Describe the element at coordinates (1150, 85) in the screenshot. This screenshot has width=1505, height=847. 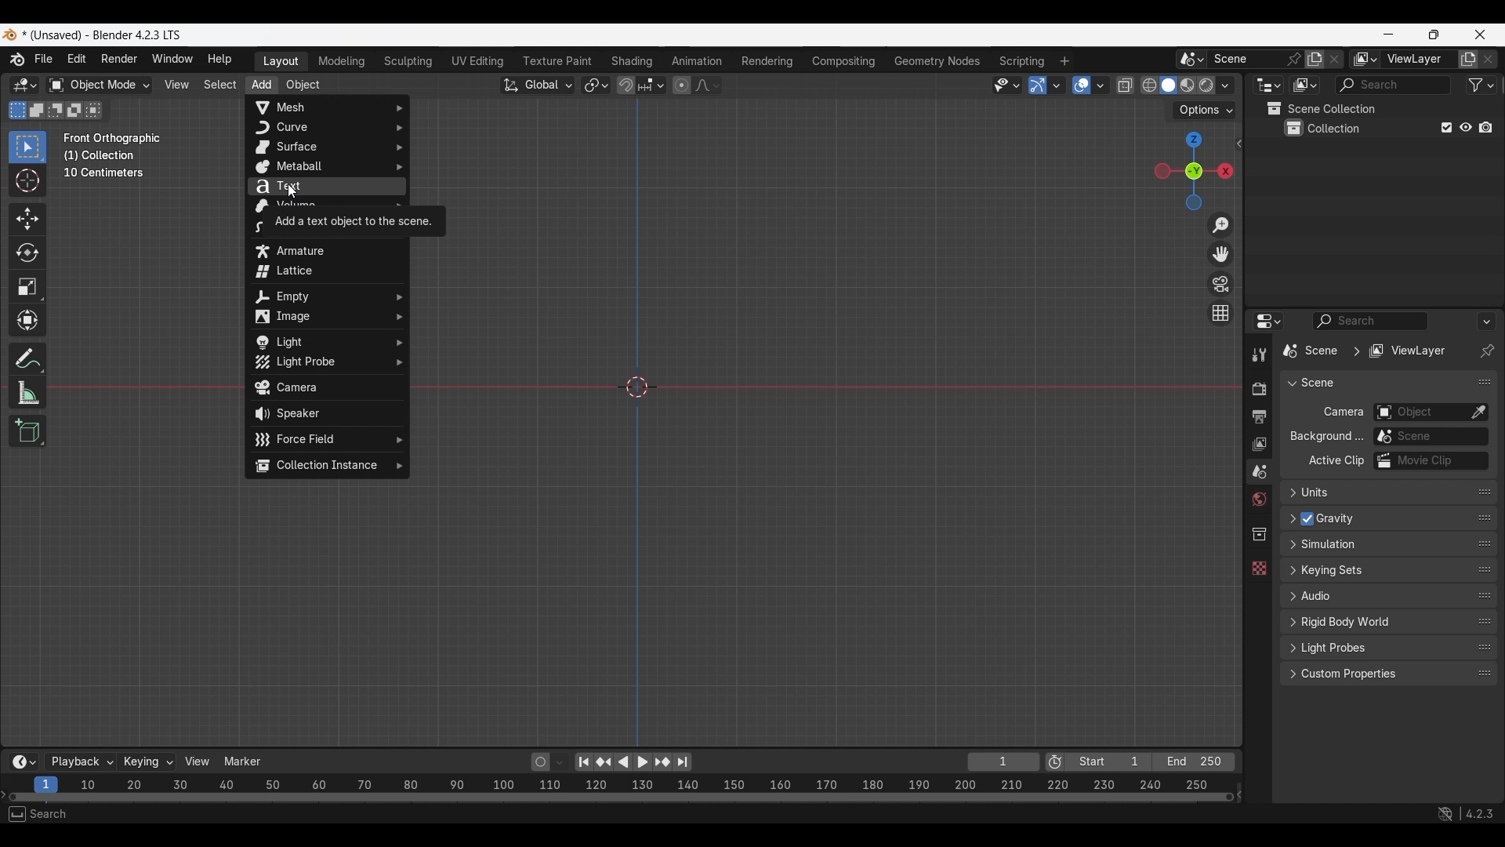
I see `Viewport shading, wireframe` at that location.